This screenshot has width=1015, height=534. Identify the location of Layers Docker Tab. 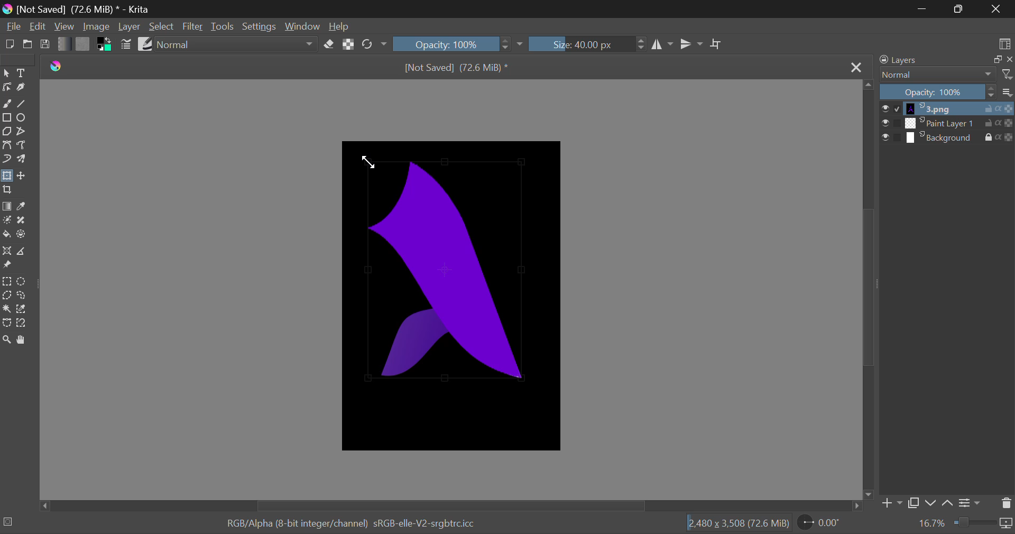
(903, 60).